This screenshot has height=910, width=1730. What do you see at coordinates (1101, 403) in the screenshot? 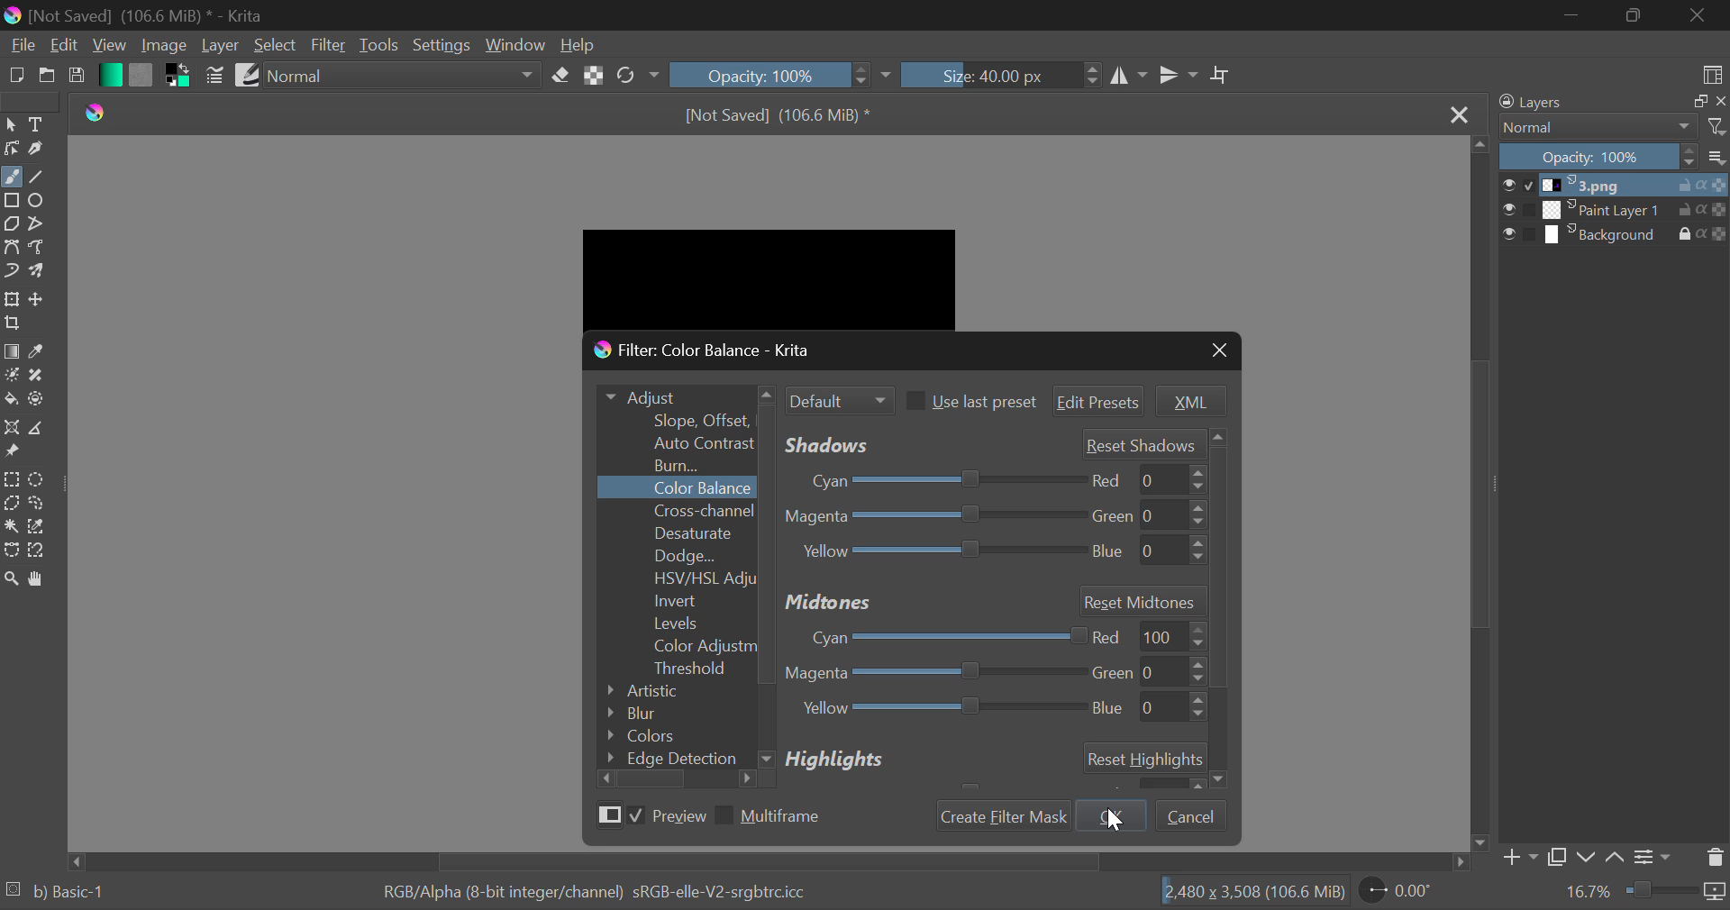
I see `Edit Presets` at bounding box center [1101, 403].